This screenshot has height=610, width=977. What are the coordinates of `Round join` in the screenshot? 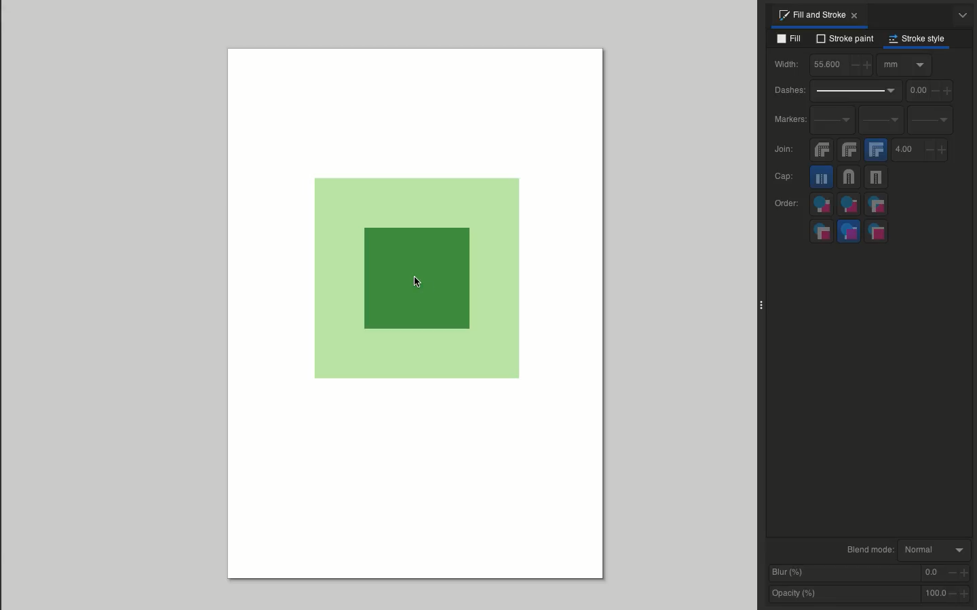 It's located at (851, 150).